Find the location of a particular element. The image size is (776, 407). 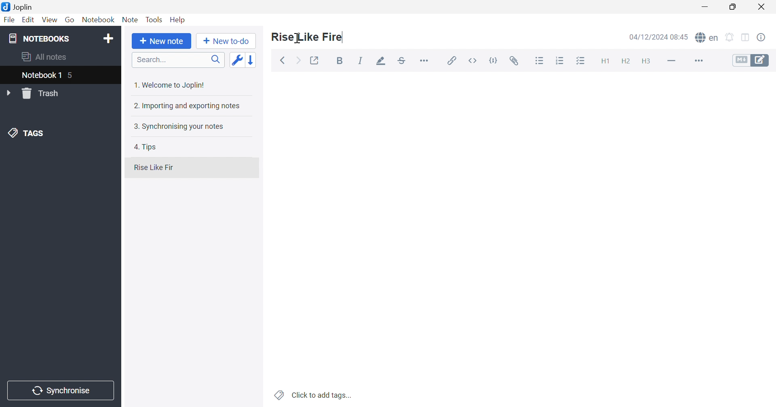

Close is located at coordinates (763, 6).